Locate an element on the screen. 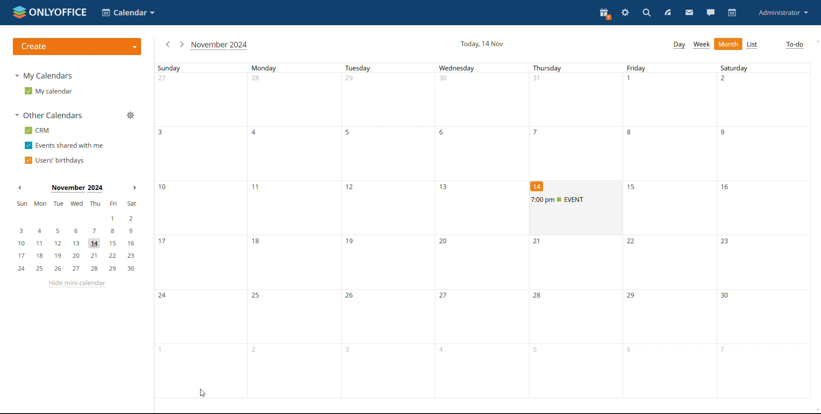 This screenshot has width=821, height=414. my calendars is located at coordinates (44, 75).